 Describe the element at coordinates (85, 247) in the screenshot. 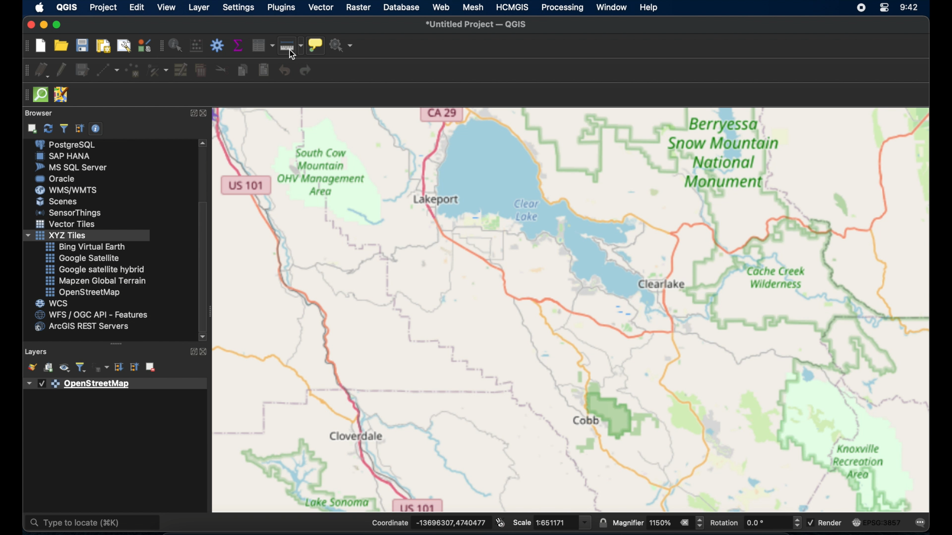

I see `bing virtual earth` at that location.